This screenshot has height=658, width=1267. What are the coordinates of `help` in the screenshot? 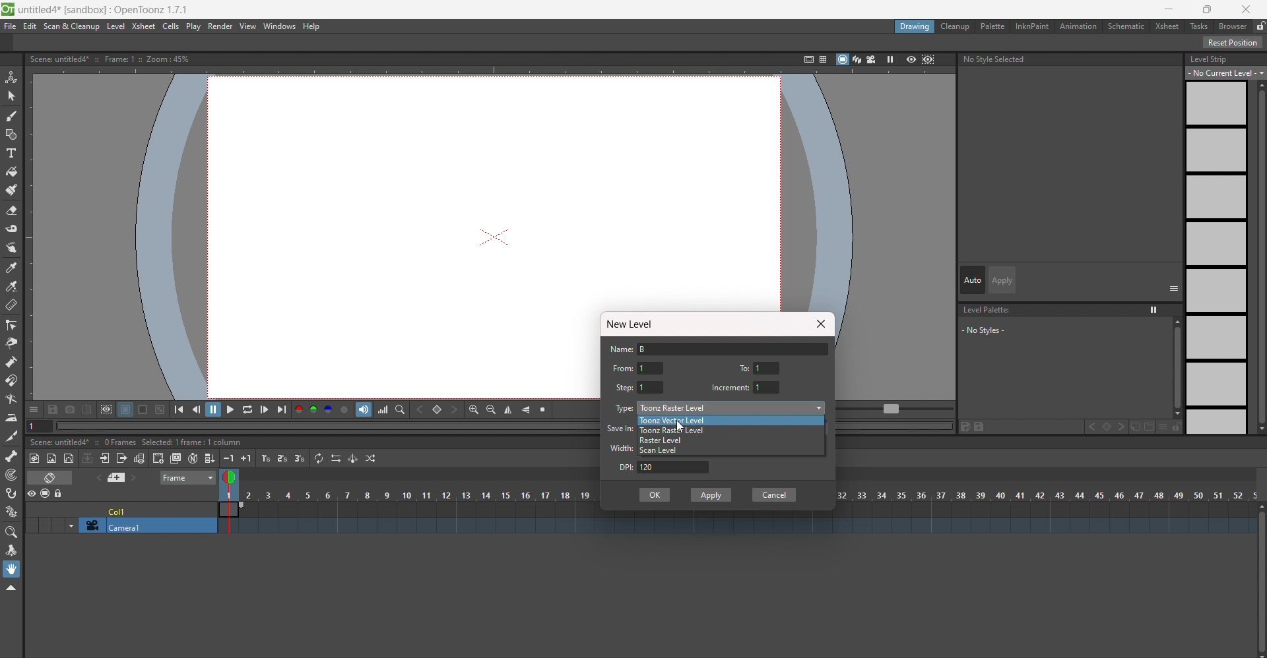 It's located at (315, 26).